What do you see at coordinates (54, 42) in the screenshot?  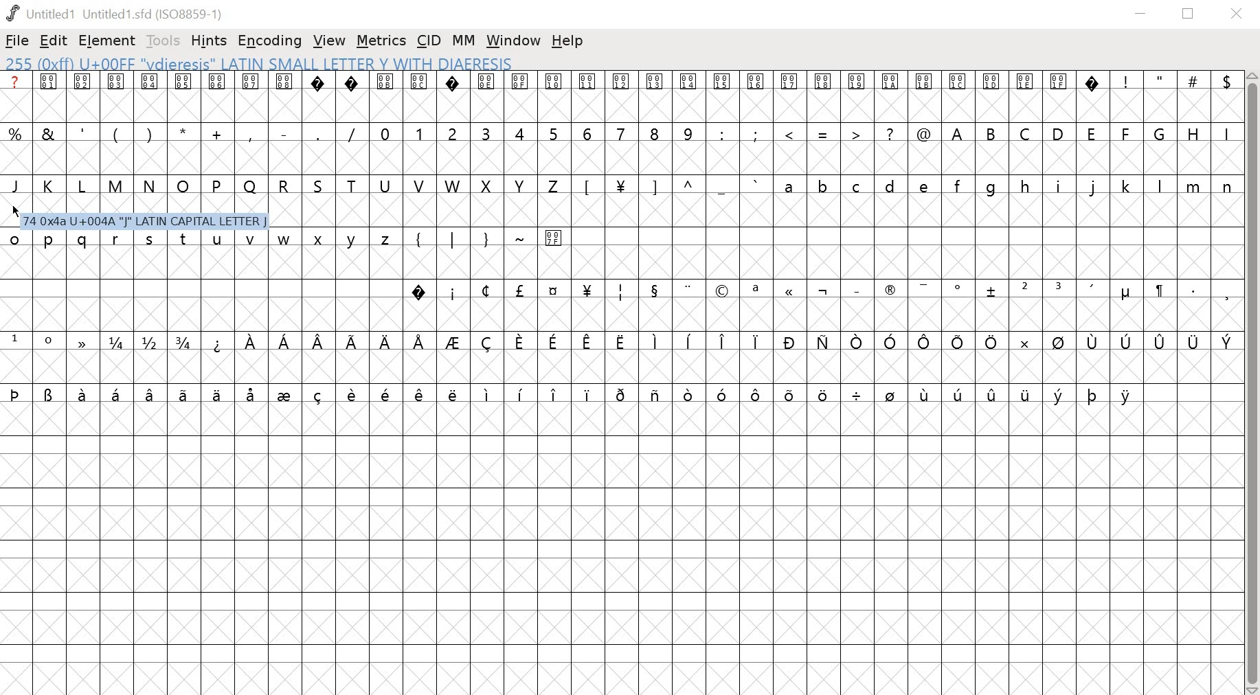 I see `EDIT` at bounding box center [54, 42].